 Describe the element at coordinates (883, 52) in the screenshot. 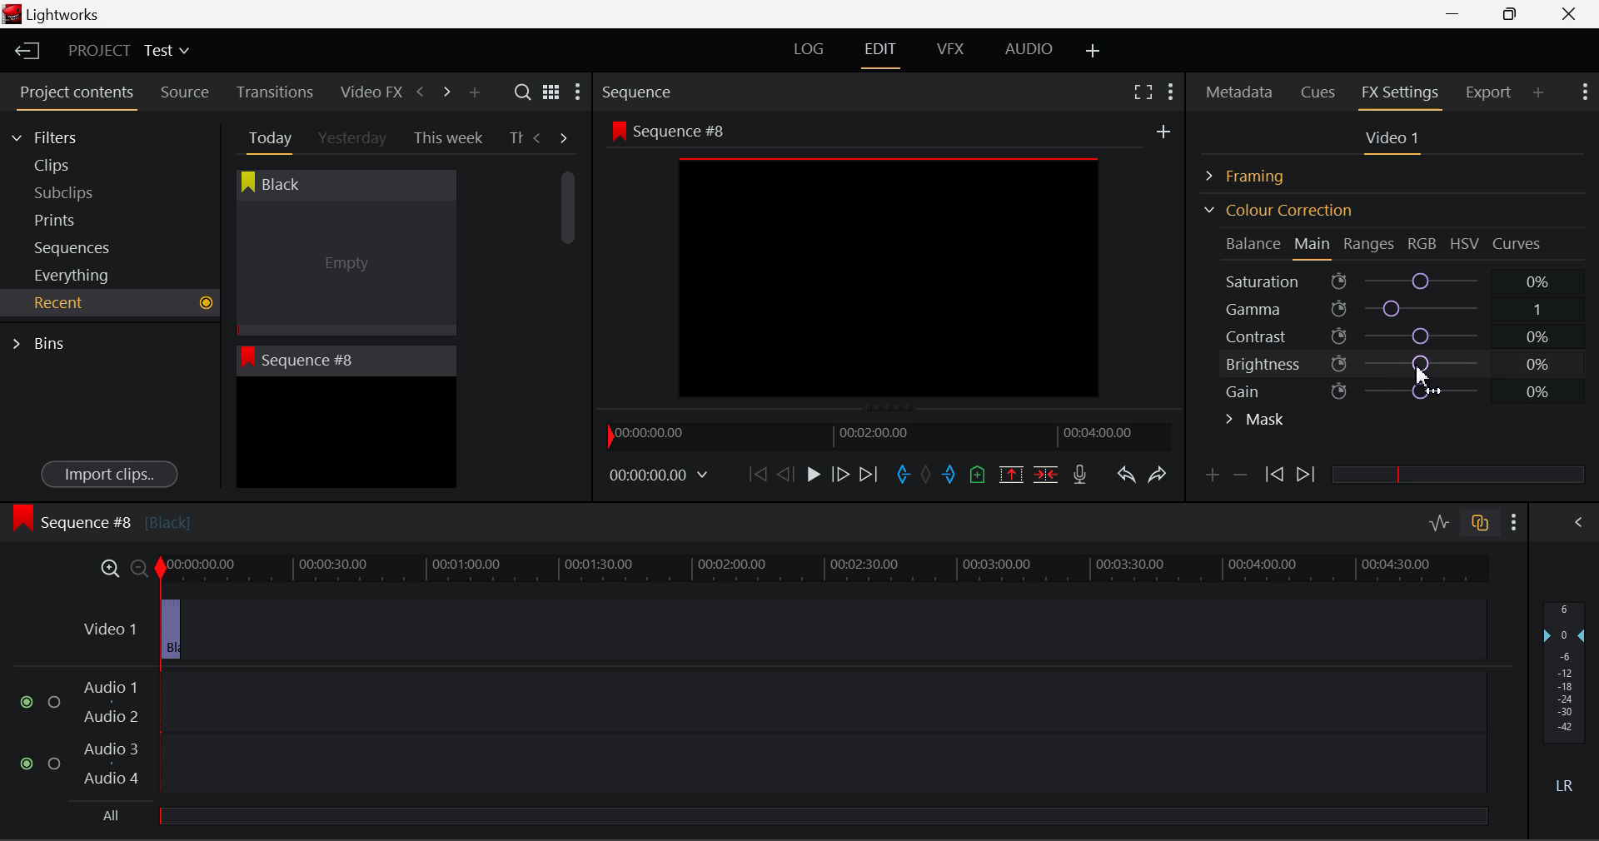

I see `EDIT Layout` at that location.